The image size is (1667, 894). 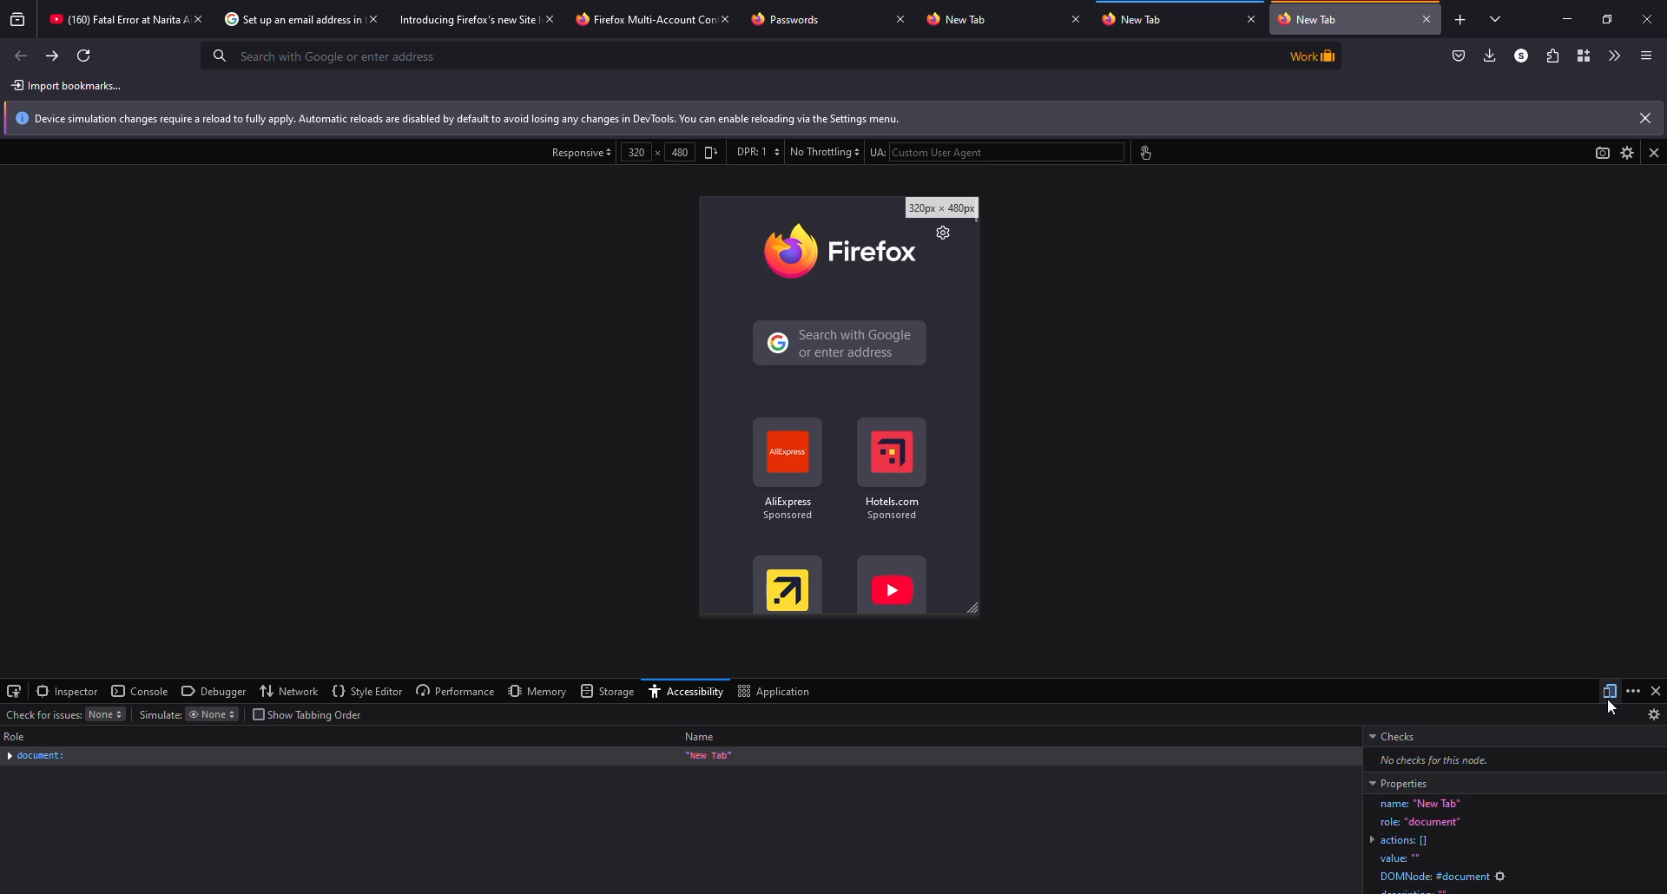 What do you see at coordinates (1655, 152) in the screenshot?
I see `close` at bounding box center [1655, 152].